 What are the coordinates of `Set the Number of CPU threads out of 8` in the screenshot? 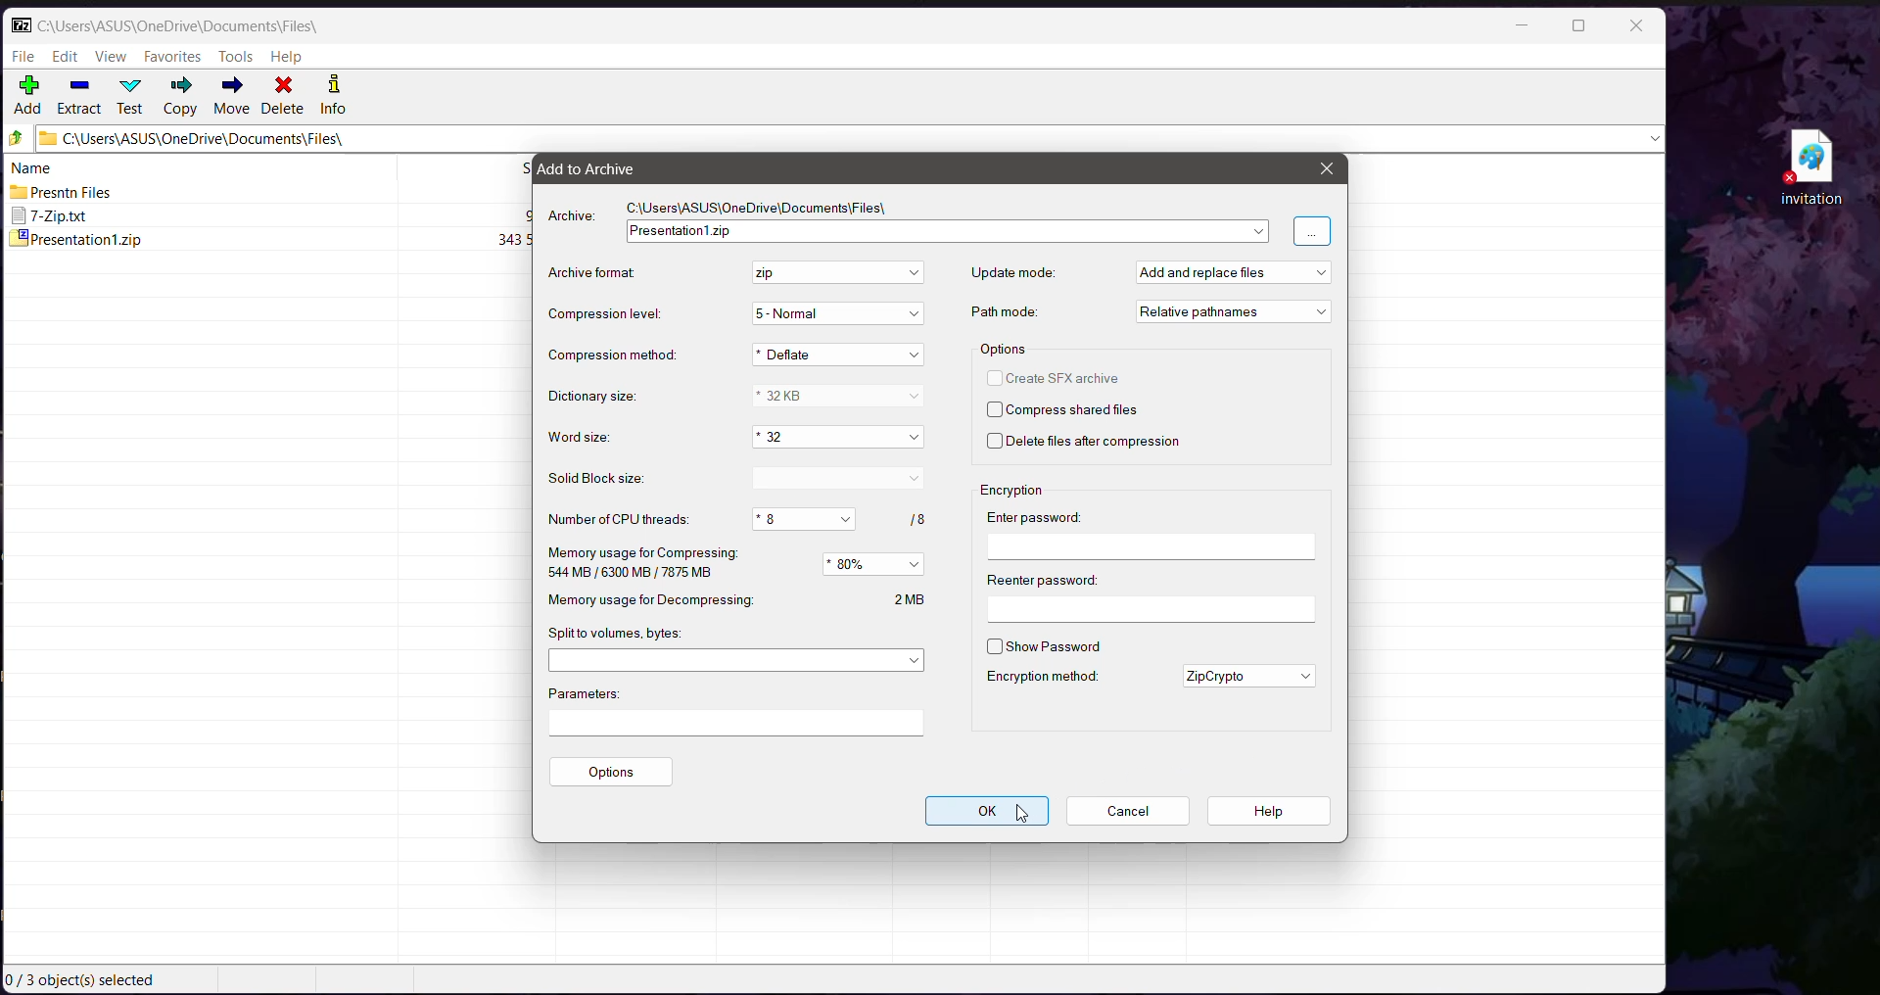 It's located at (838, 519).